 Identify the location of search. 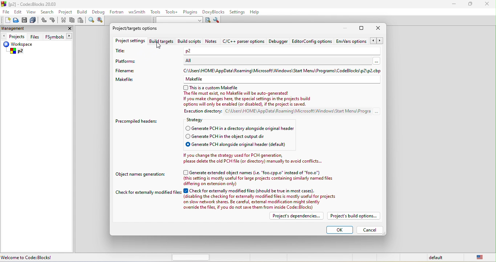
(47, 11).